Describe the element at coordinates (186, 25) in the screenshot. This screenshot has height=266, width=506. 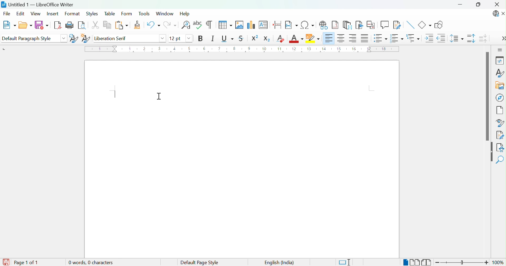
I see `Find and Replace` at that location.